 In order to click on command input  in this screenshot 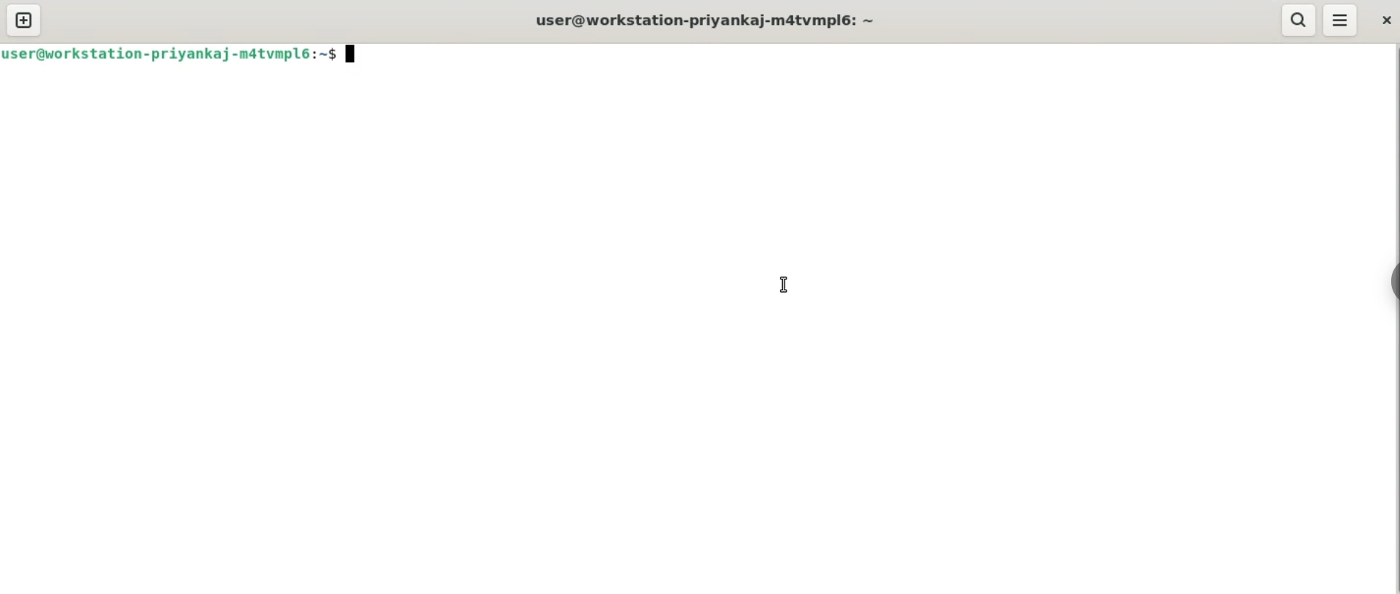, I will do `click(882, 56)`.